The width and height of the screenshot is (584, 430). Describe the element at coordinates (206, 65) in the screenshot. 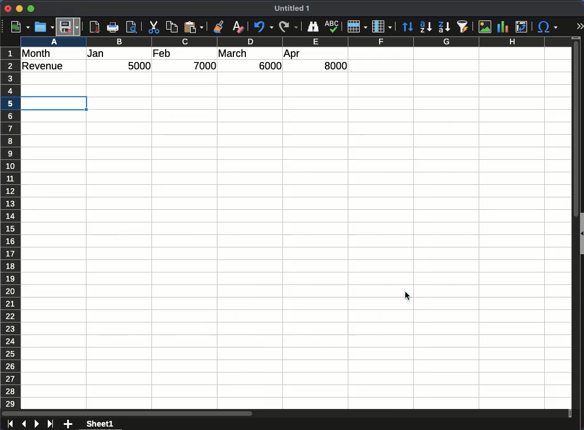

I see `7000` at that location.